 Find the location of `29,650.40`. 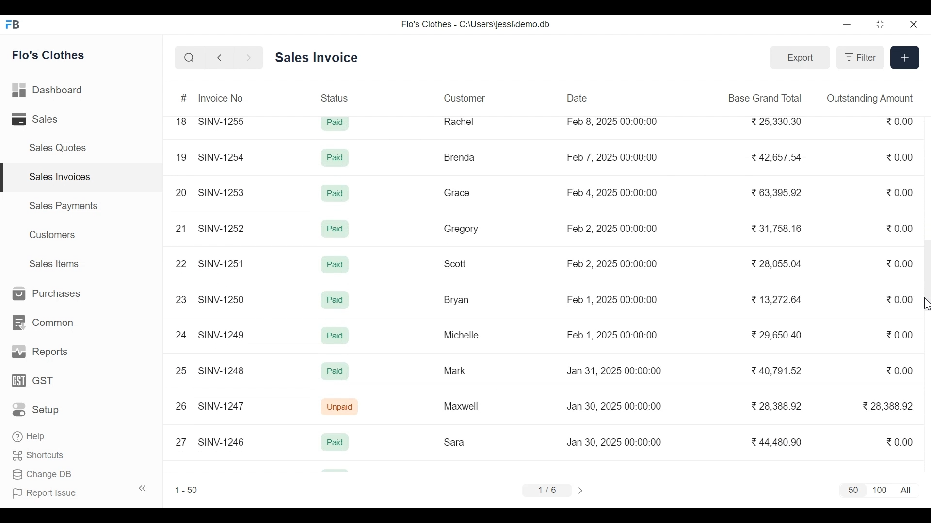

29,650.40 is located at coordinates (776, 335).